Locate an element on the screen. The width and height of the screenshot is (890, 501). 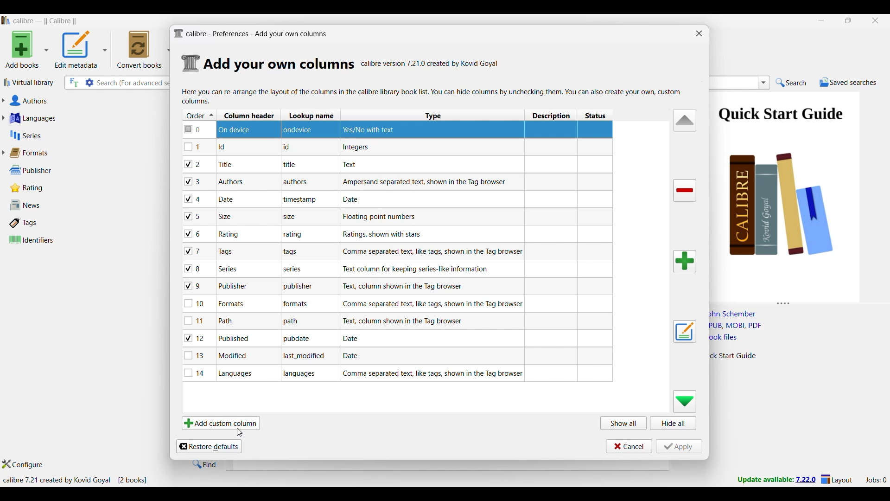
Explanation is located at coordinates (353, 164).